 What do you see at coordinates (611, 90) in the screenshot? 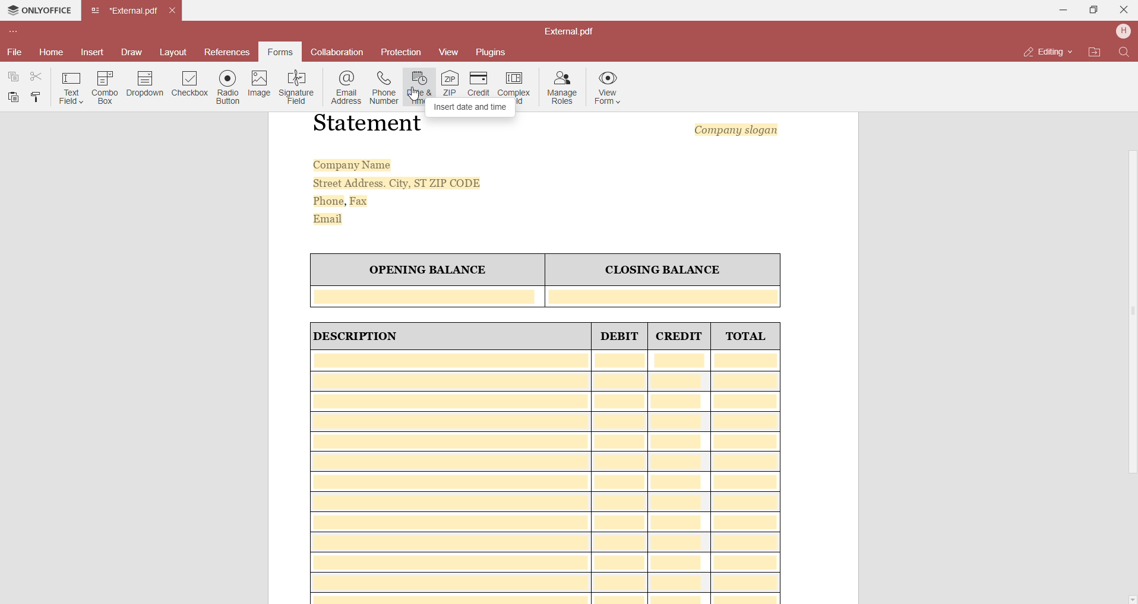
I see `View Form` at bounding box center [611, 90].